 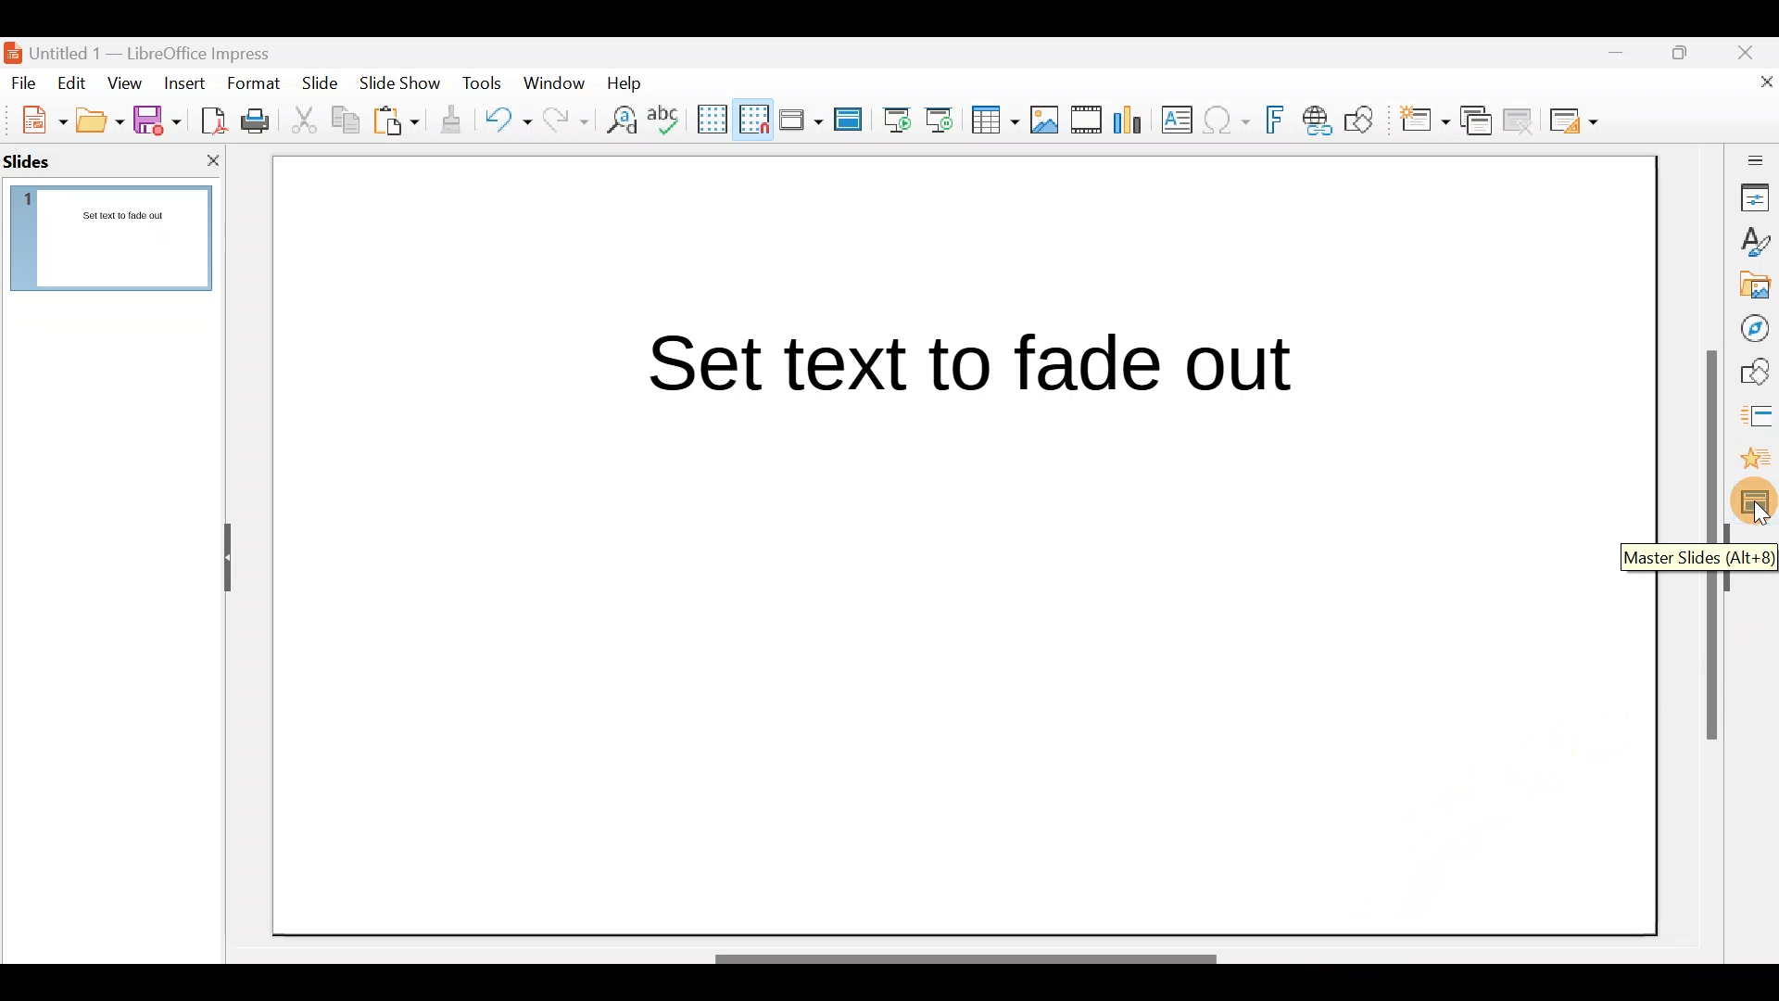 What do you see at coordinates (1756, 90) in the screenshot?
I see `Close document` at bounding box center [1756, 90].